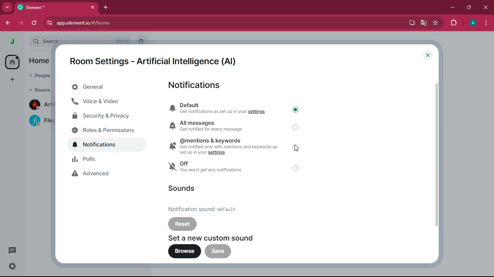 This screenshot has width=494, height=277. What do you see at coordinates (8, 8) in the screenshot?
I see `more` at bounding box center [8, 8].